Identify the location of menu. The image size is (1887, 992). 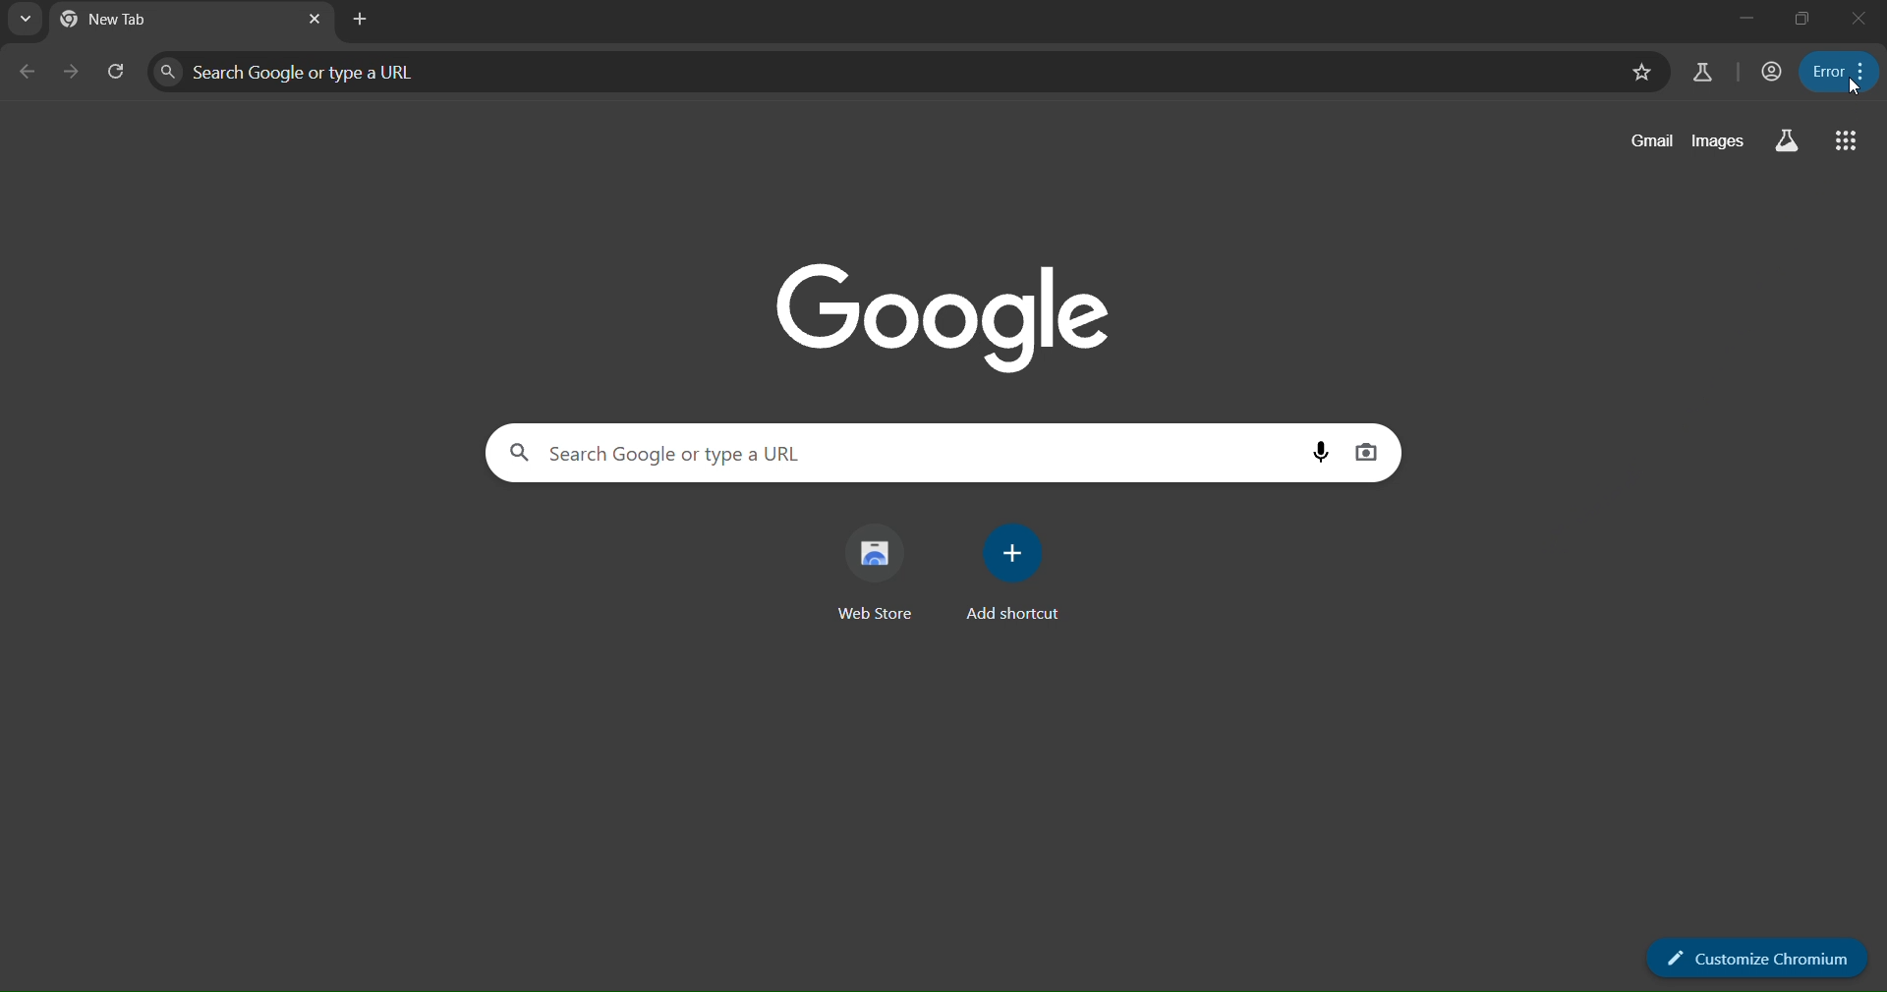
(1836, 71).